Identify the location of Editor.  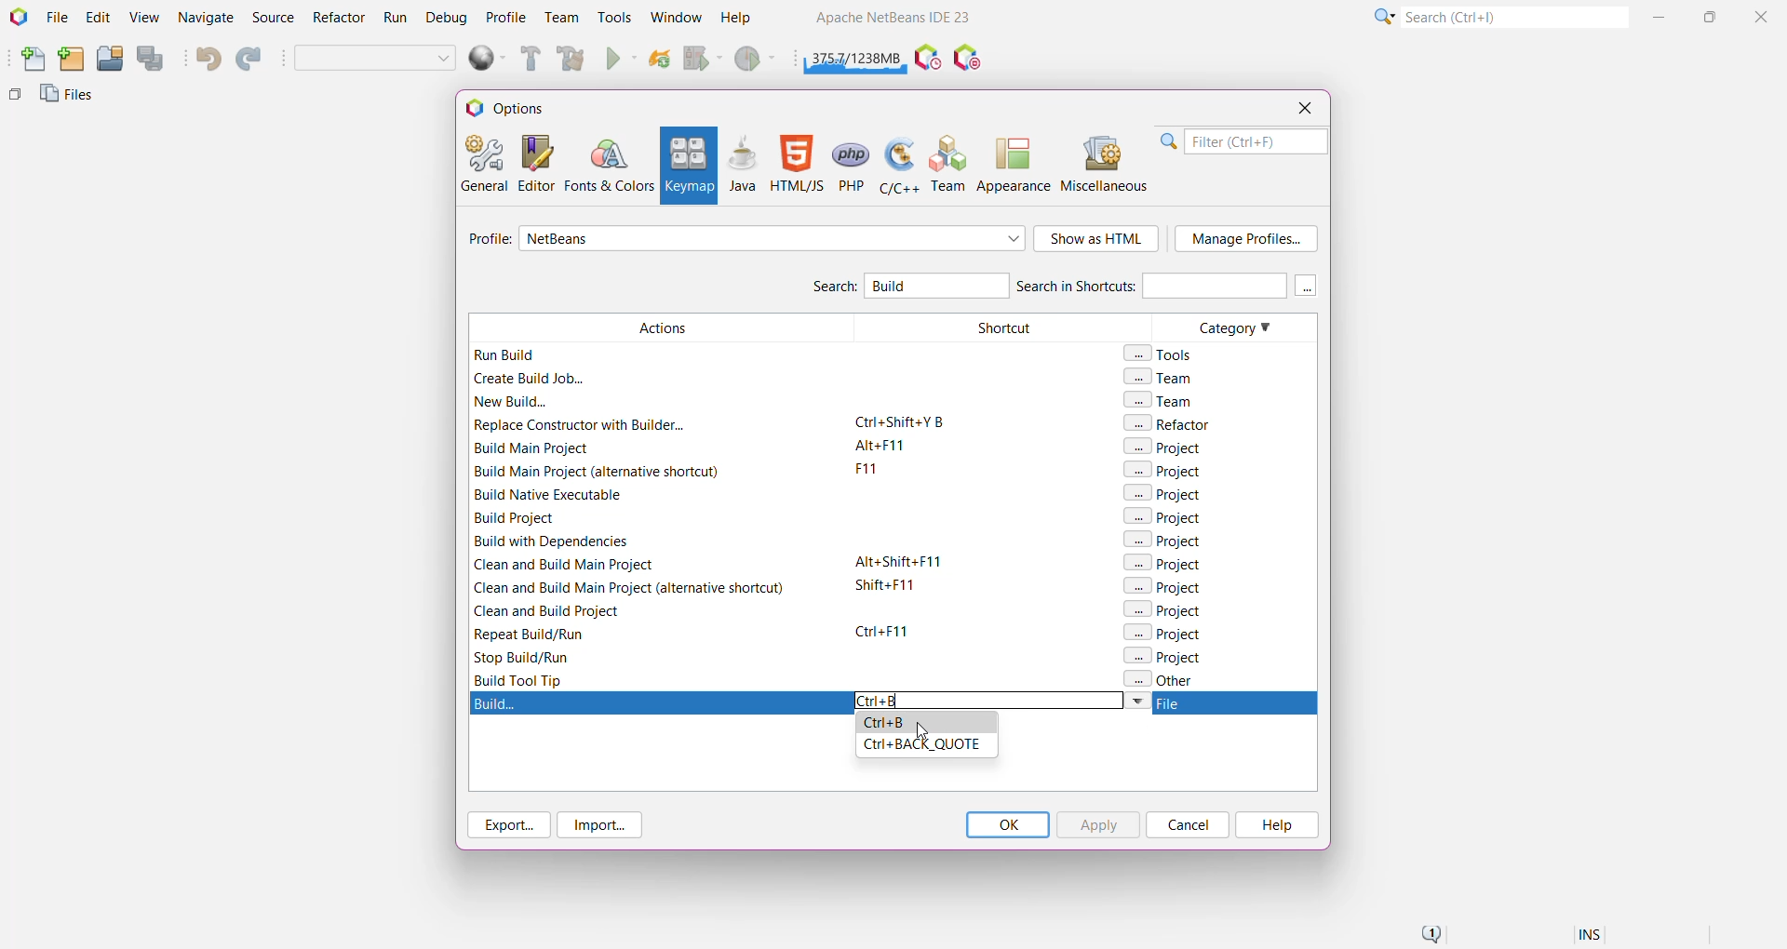
(532, 163).